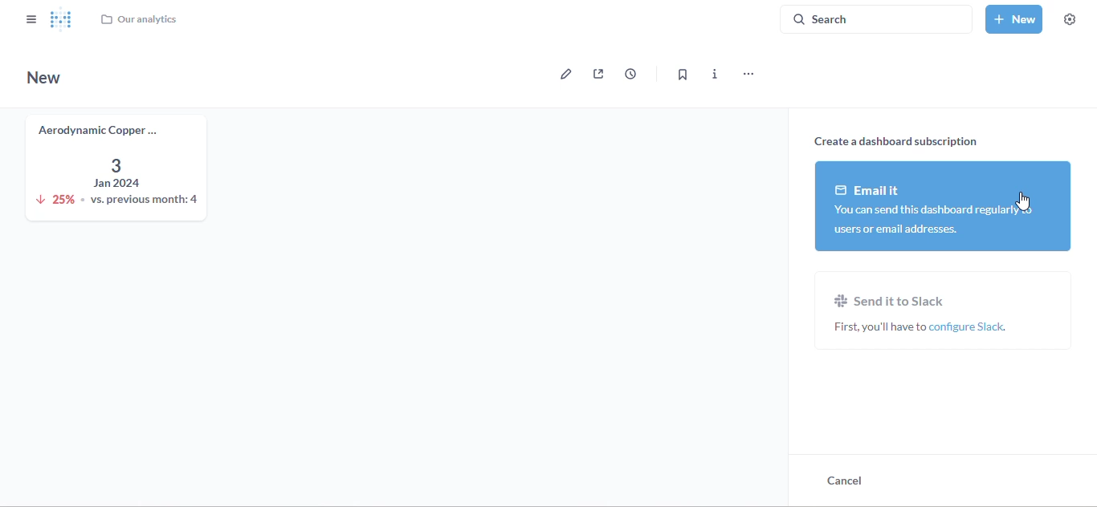  I want to click on send it to slack, so click(945, 310).